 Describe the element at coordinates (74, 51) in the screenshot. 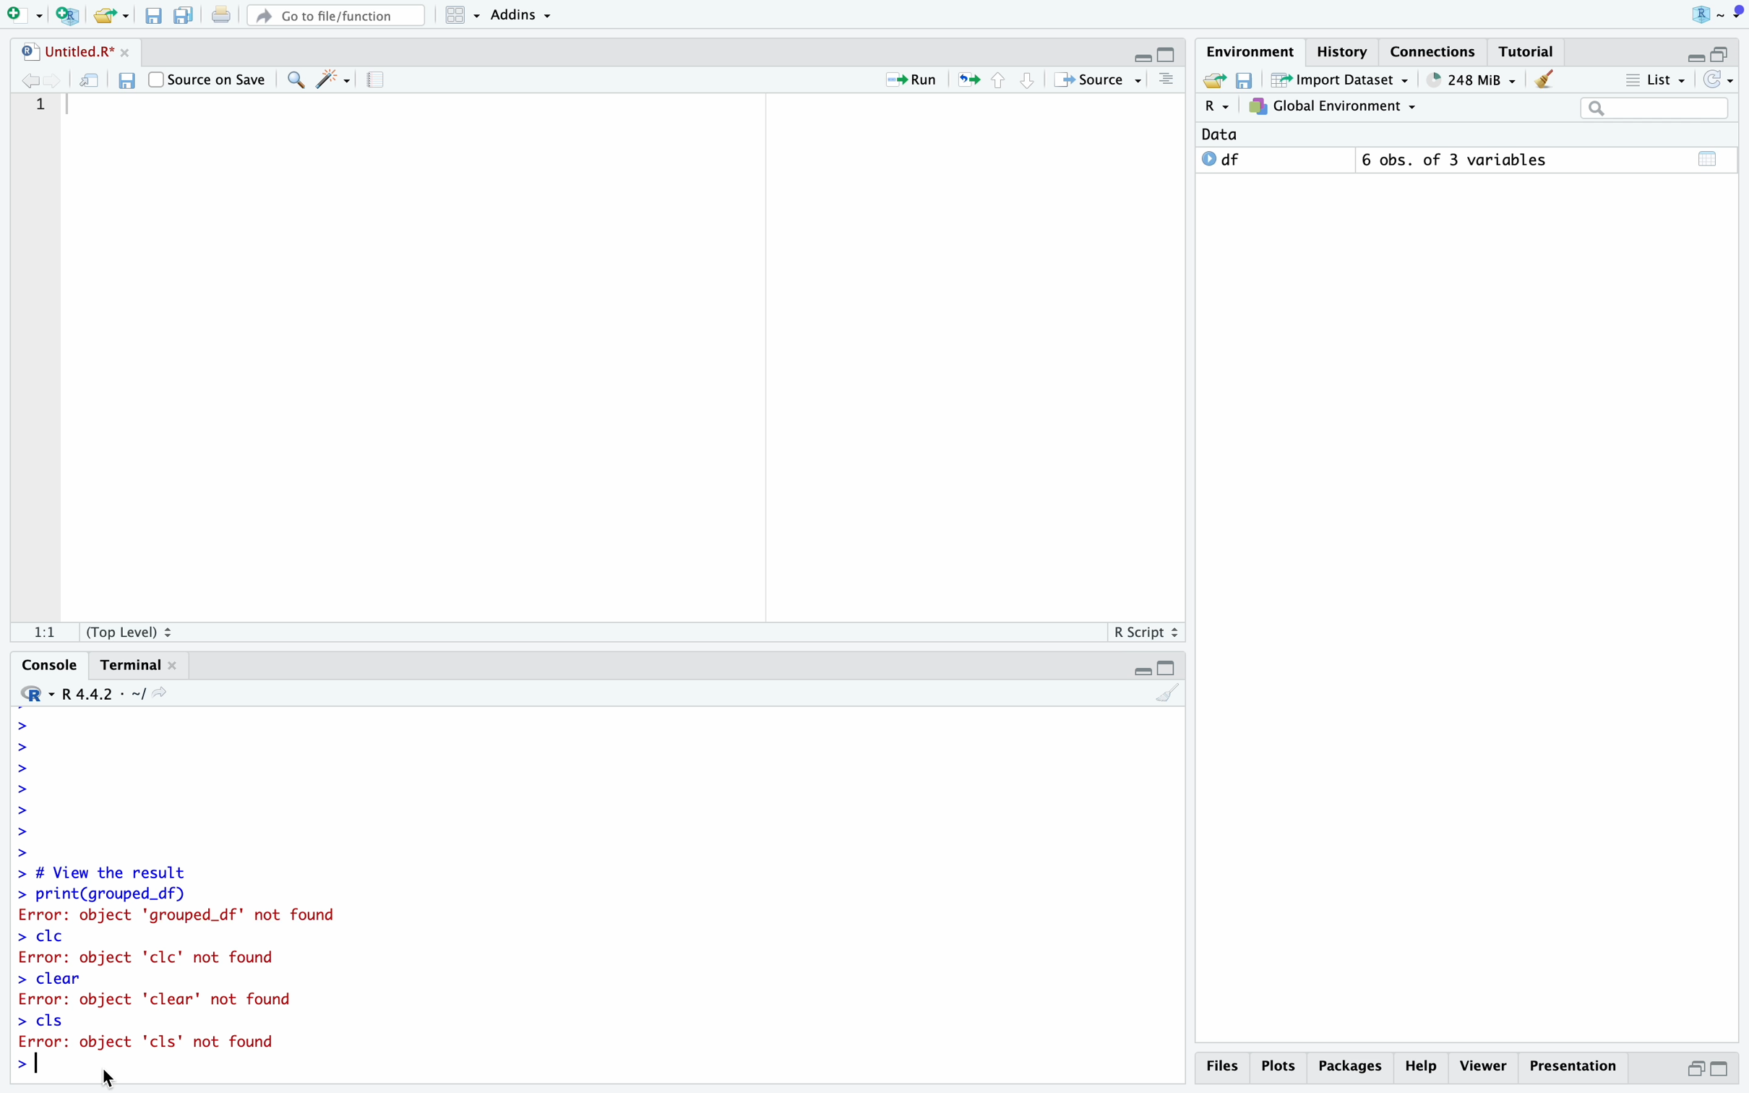

I see `Untitled.R*` at that location.